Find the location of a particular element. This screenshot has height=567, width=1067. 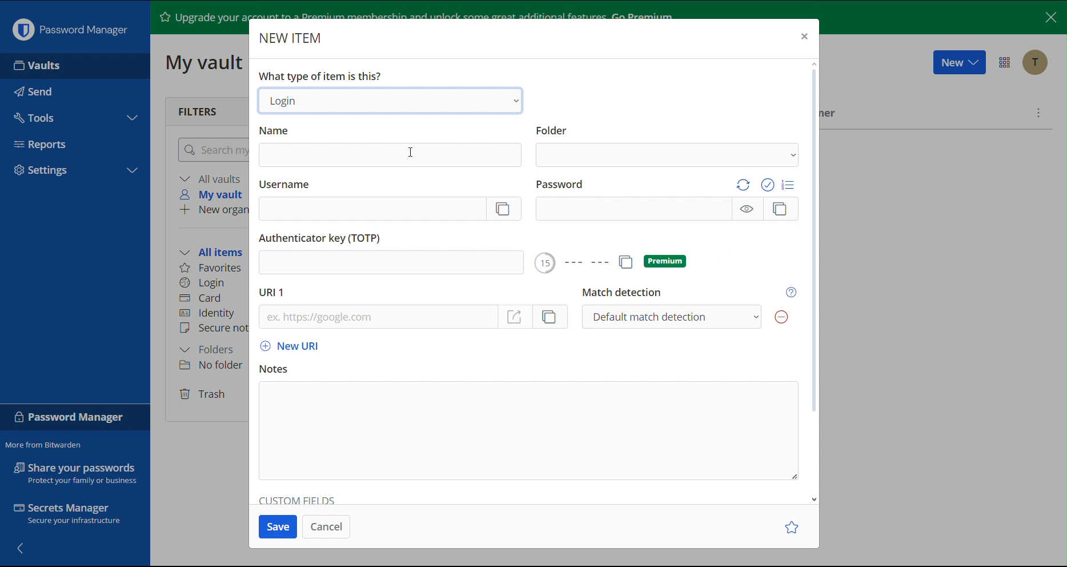

Folders is located at coordinates (208, 350).